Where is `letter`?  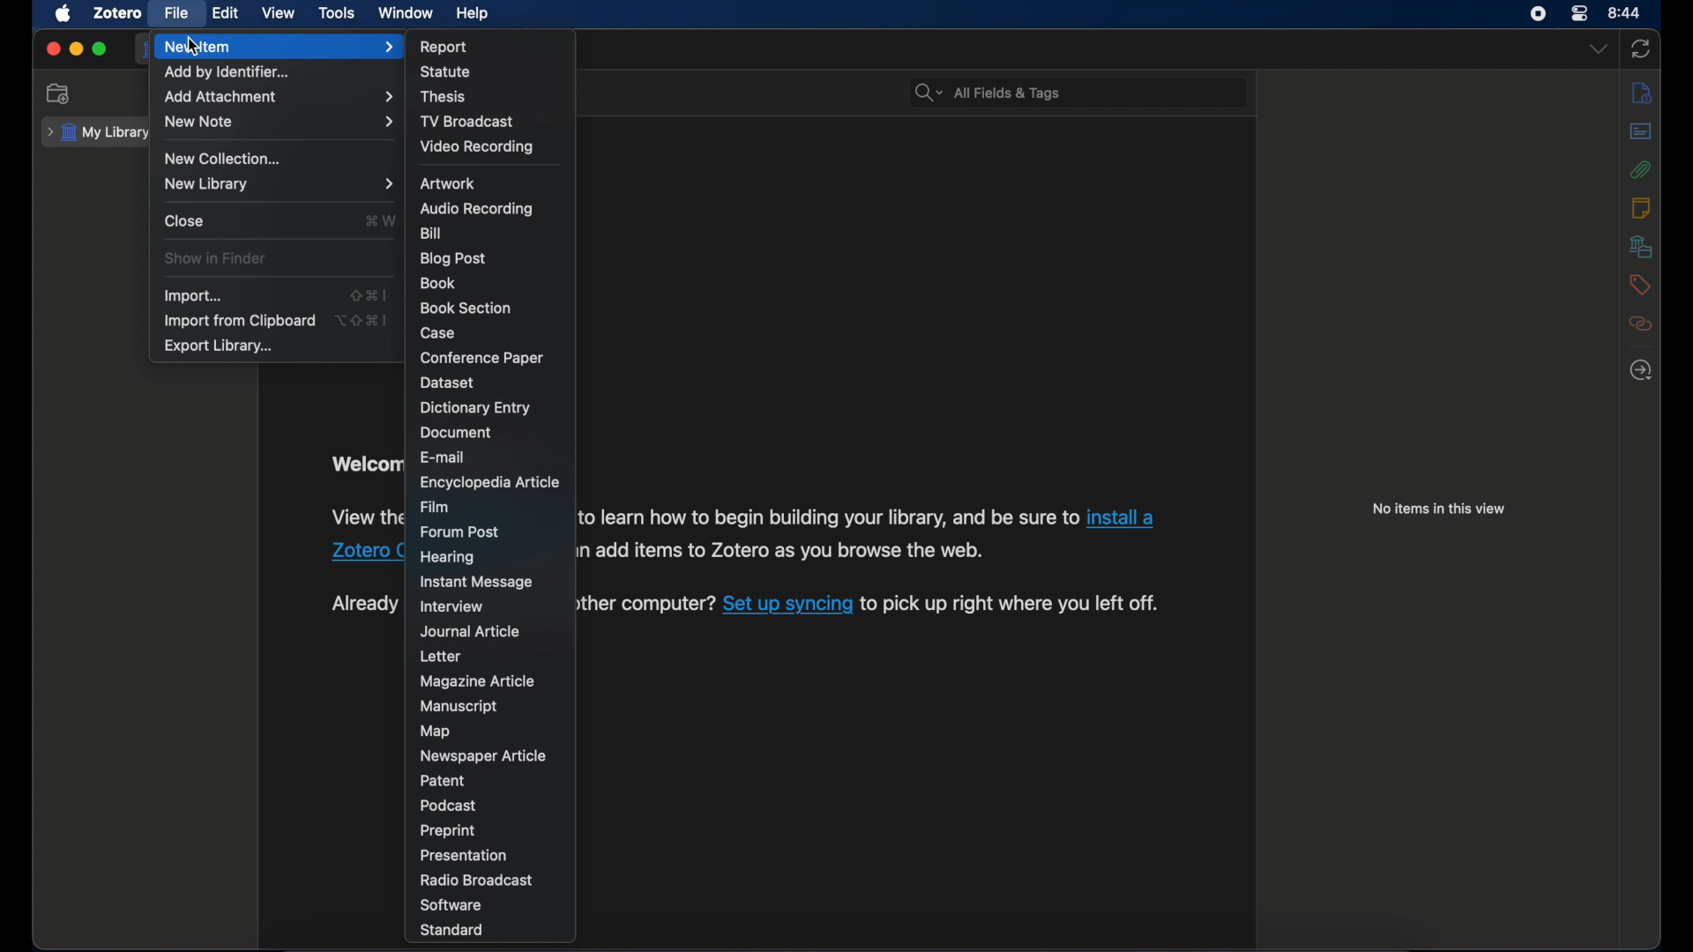 letter is located at coordinates (441, 657).